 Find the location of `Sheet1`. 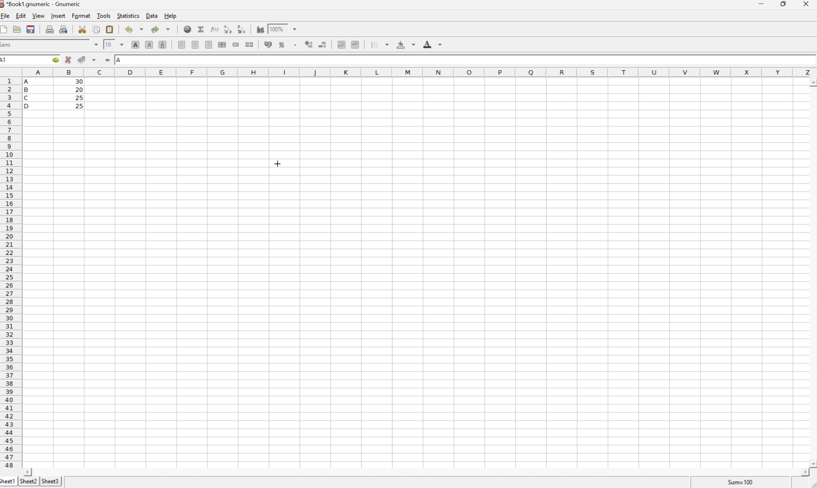

Sheet1 is located at coordinates (8, 482).